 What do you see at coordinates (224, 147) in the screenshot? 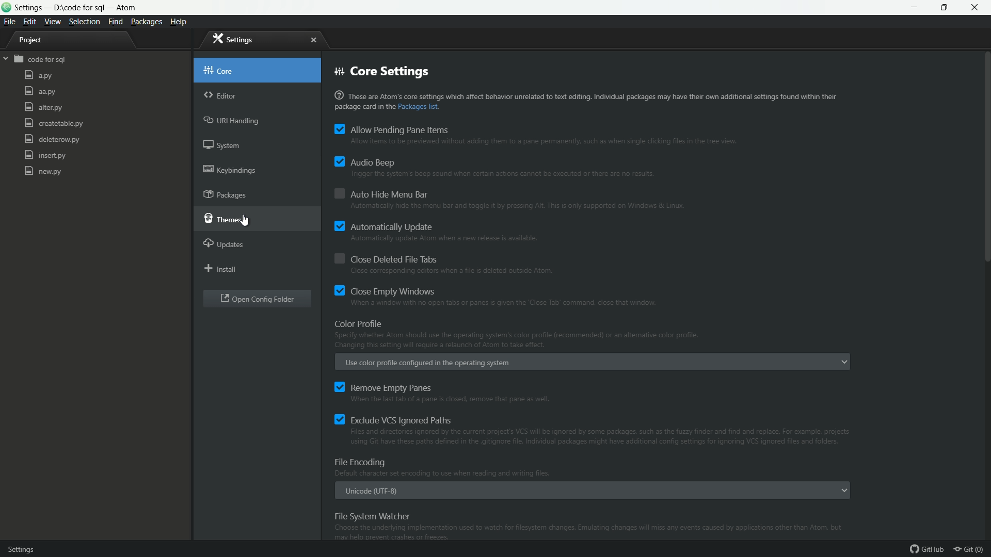
I see `system` at bounding box center [224, 147].